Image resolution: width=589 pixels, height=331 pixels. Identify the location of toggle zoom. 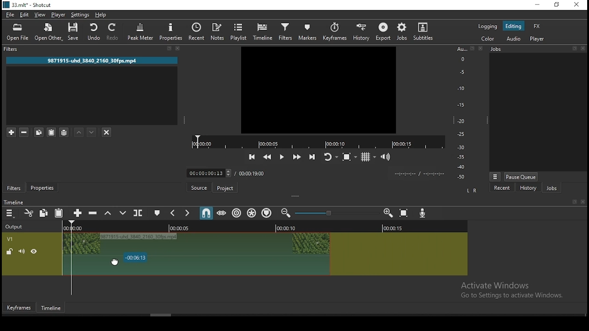
(349, 156).